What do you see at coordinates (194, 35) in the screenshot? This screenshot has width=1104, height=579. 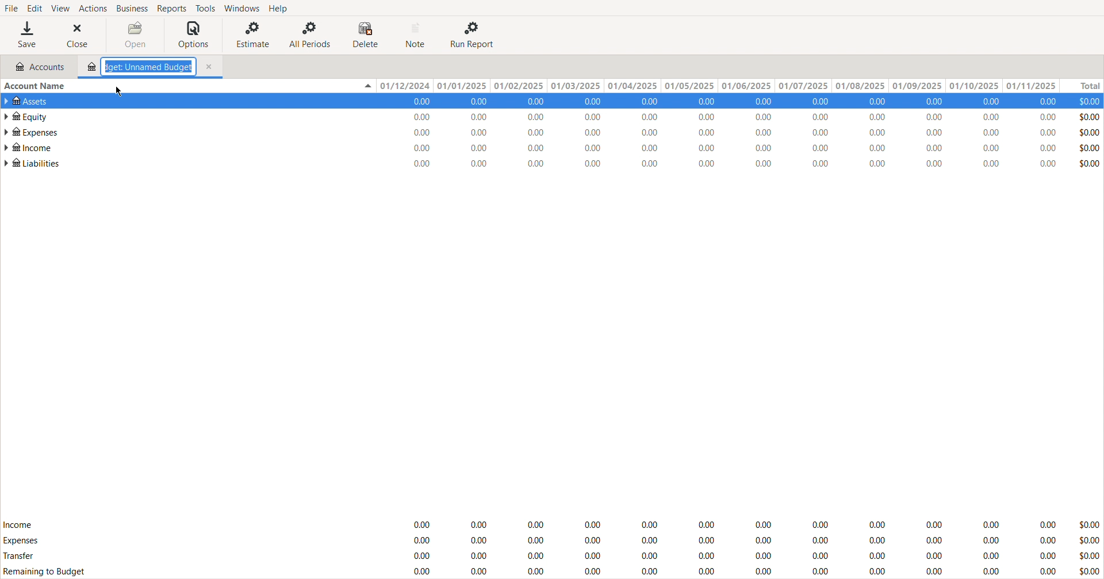 I see `Options` at bounding box center [194, 35].